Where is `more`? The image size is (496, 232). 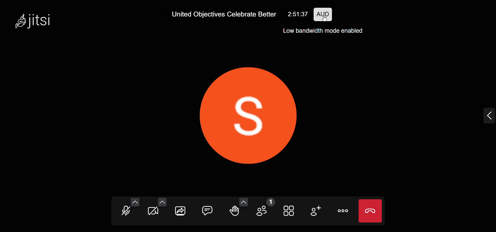
more is located at coordinates (343, 212).